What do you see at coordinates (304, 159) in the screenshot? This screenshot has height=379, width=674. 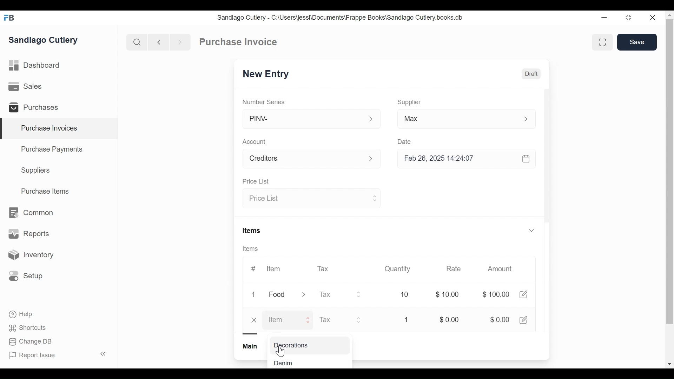 I see `Account` at bounding box center [304, 159].